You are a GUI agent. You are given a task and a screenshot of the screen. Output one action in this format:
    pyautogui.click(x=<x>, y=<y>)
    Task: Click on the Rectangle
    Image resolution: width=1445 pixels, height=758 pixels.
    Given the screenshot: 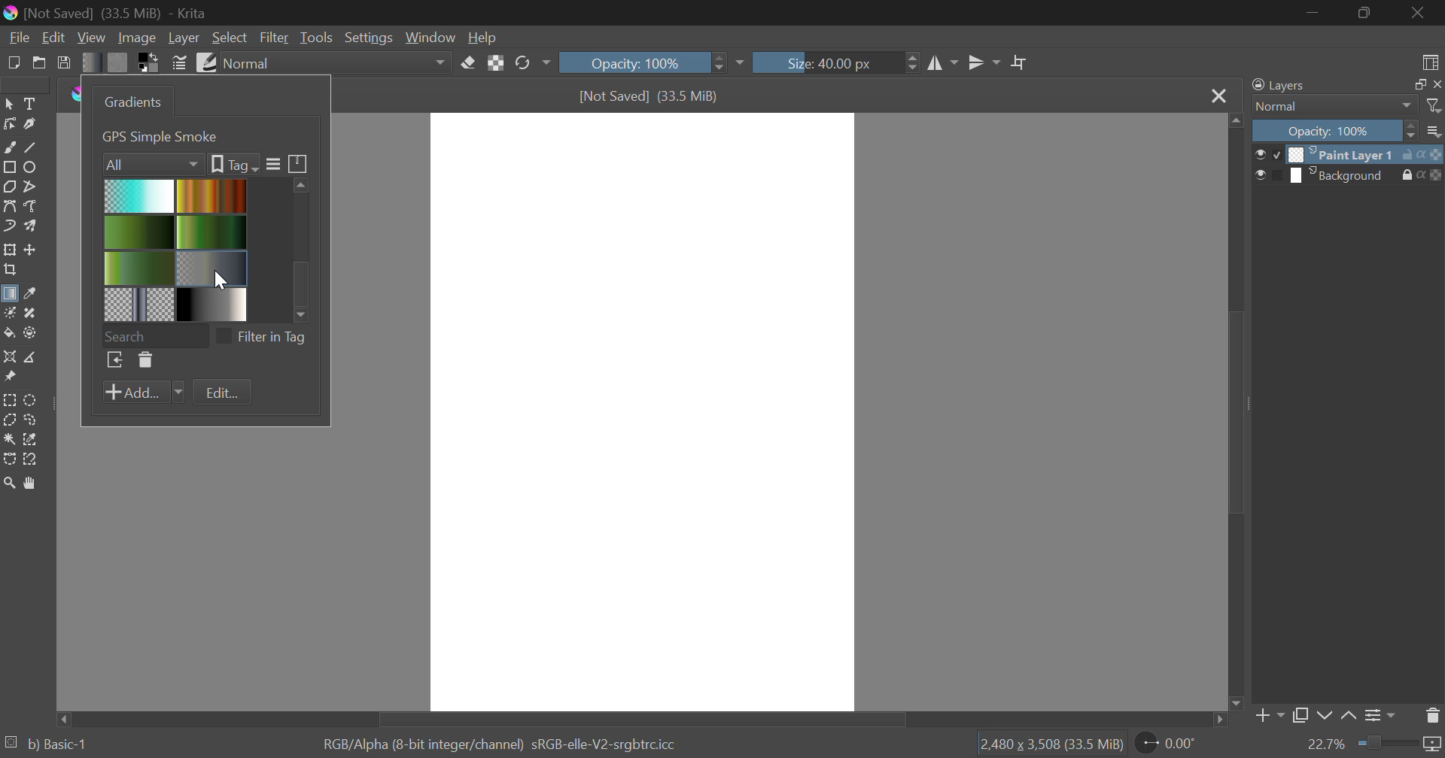 What is the action you would take?
    pyautogui.click(x=9, y=167)
    